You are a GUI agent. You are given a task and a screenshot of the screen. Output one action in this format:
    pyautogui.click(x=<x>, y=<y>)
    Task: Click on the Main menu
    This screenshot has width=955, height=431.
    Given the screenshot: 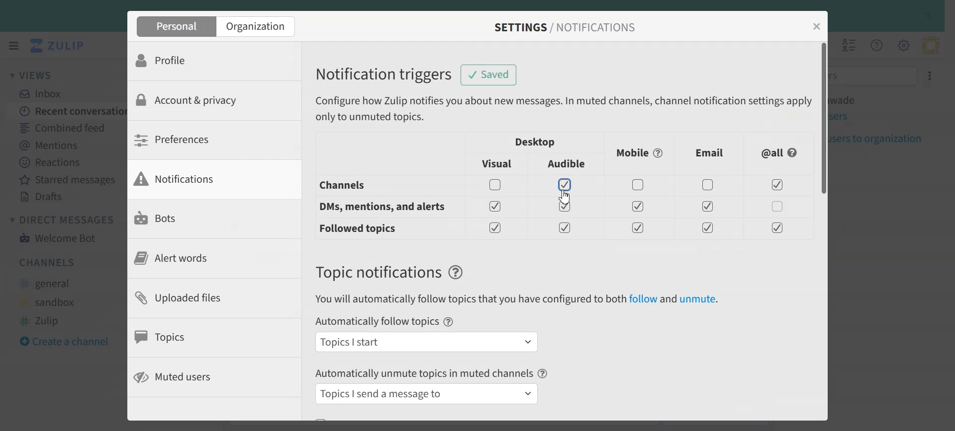 What is the action you would take?
    pyautogui.click(x=903, y=45)
    